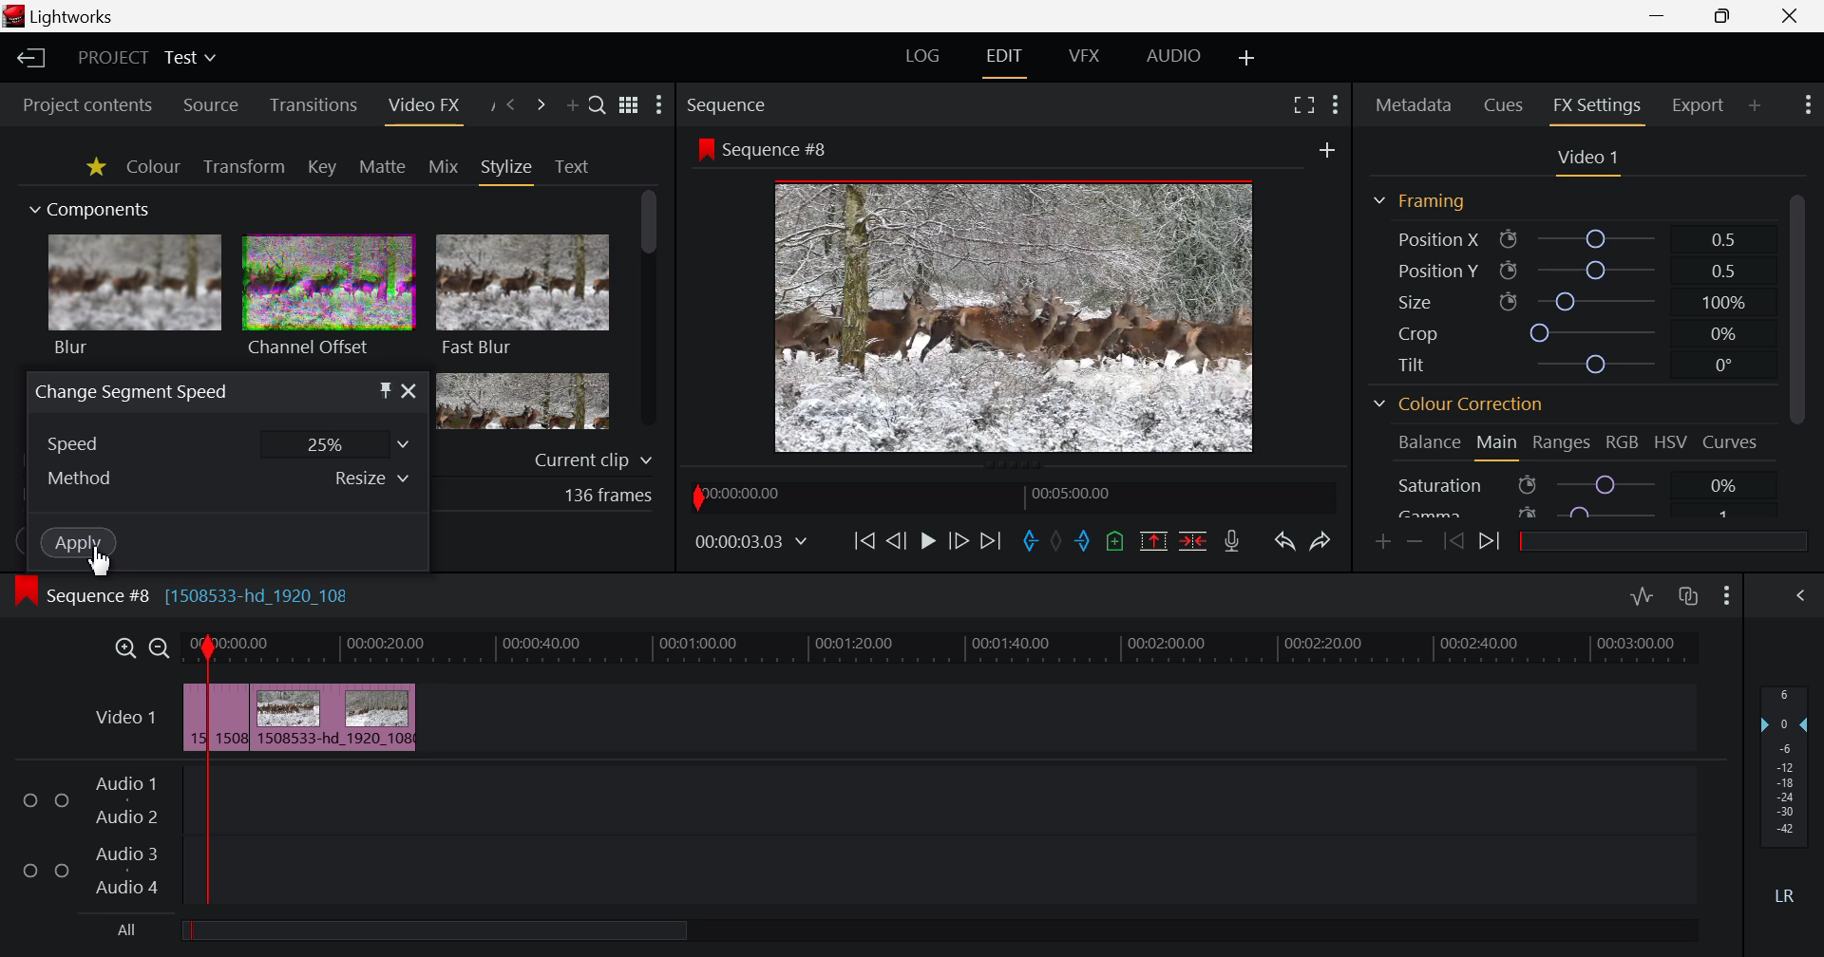  I want to click on Next keyframe, so click(1491, 543).